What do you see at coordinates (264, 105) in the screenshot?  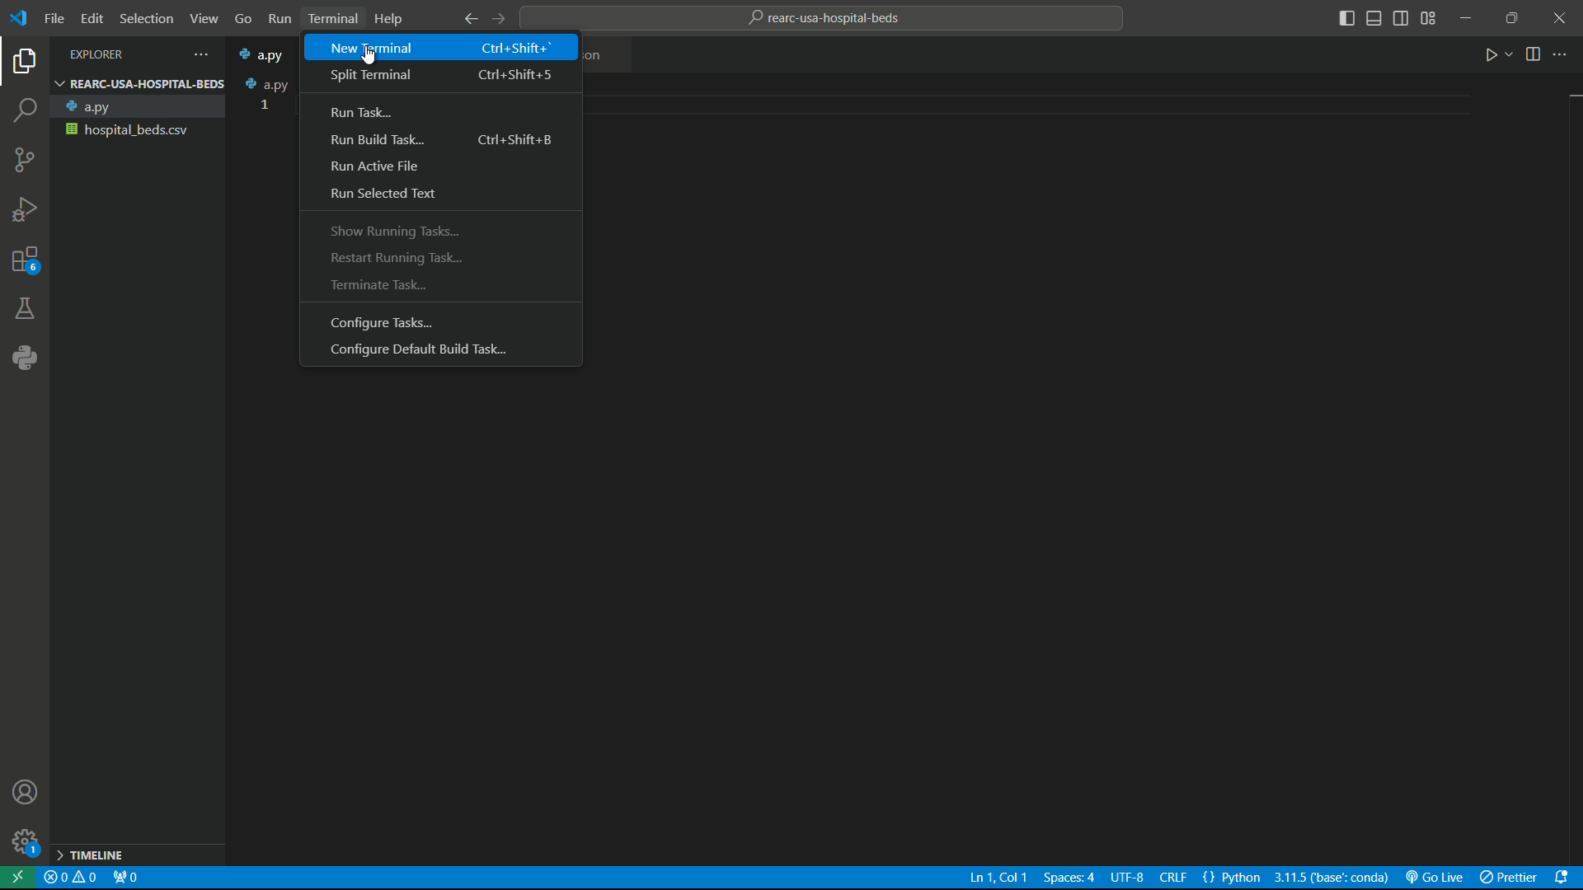 I see `1` at bounding box center [264, 105].